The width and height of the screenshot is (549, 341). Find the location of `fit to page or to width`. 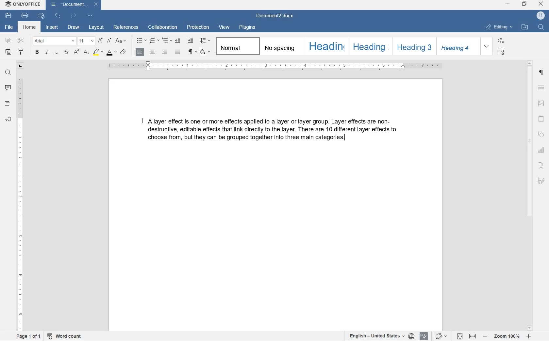

fit to page or to width is located at coordinates (467, 336).